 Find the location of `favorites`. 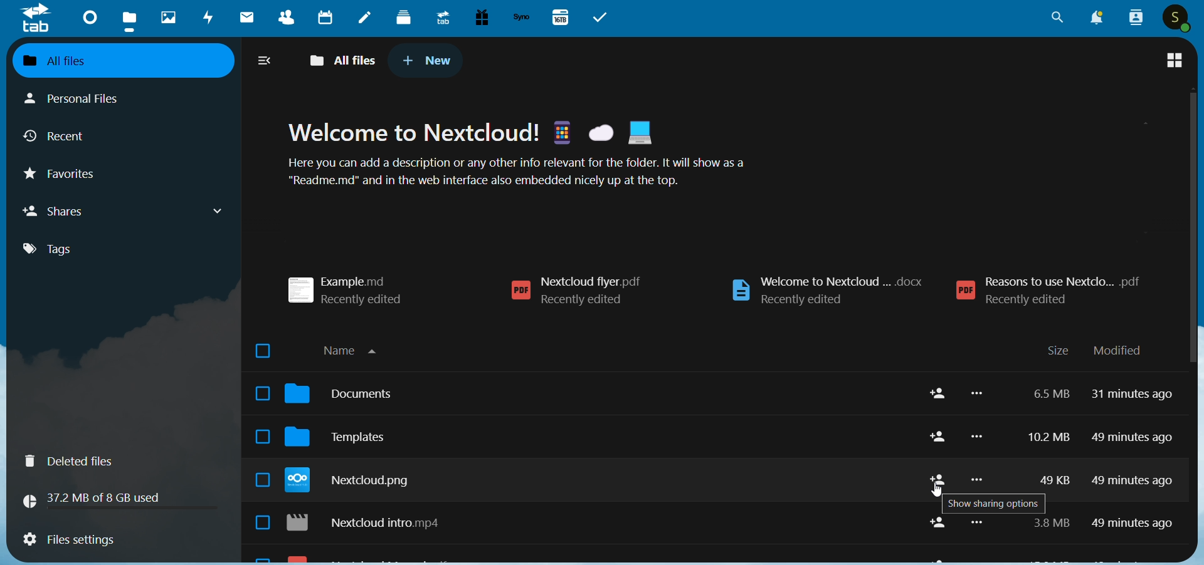

favorites is located at coordinates (71, 177).